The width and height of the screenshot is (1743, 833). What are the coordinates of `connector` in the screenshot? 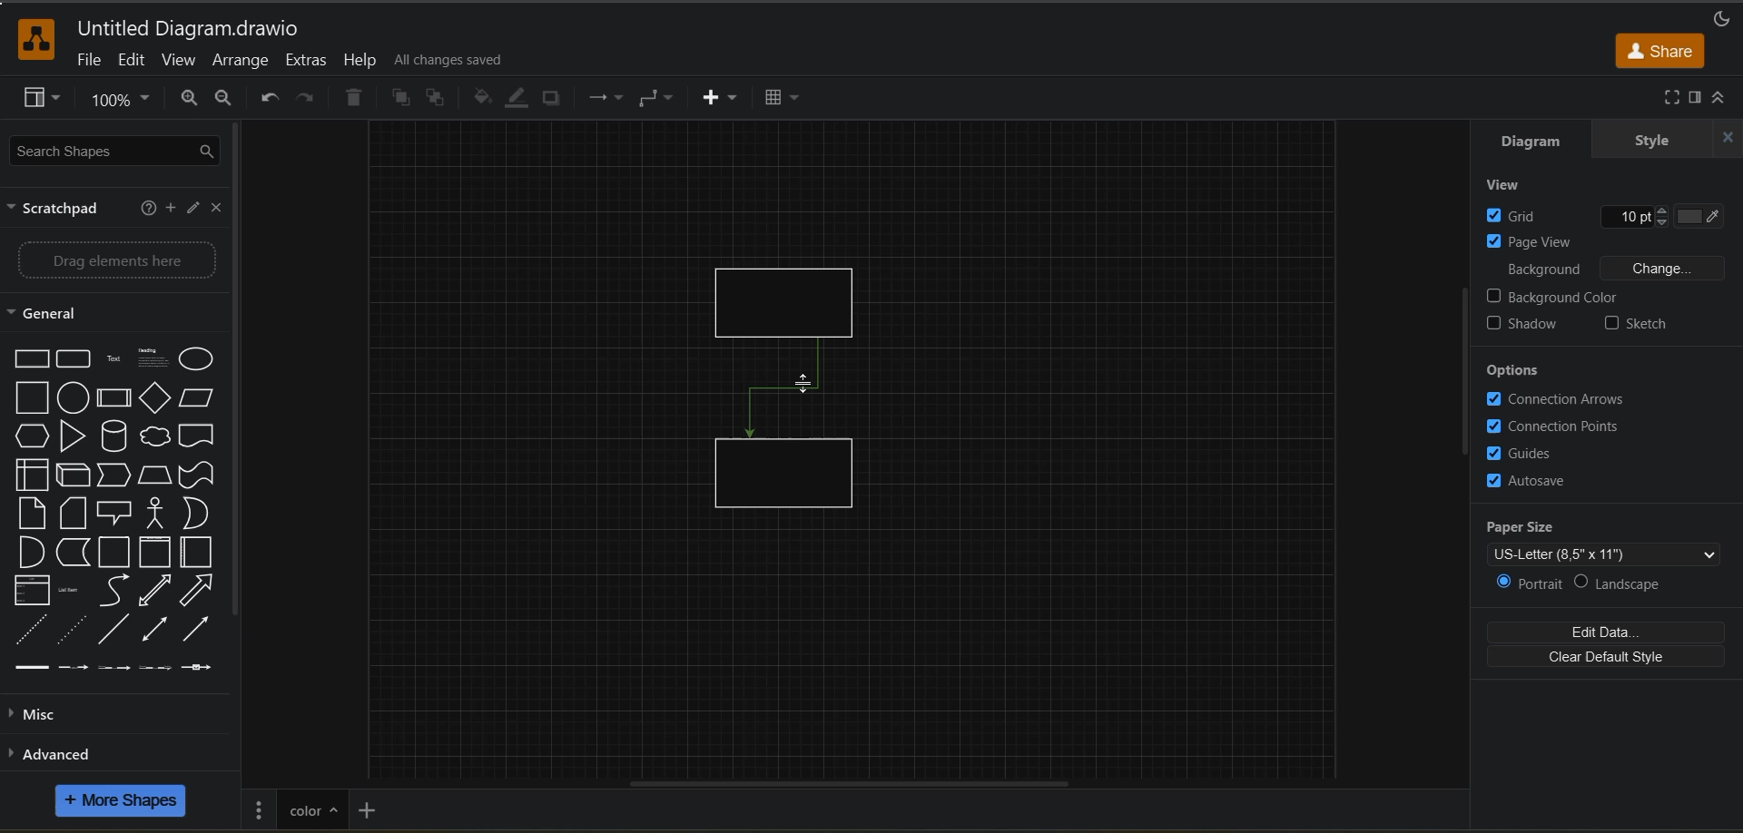 It's located at (785, 389).